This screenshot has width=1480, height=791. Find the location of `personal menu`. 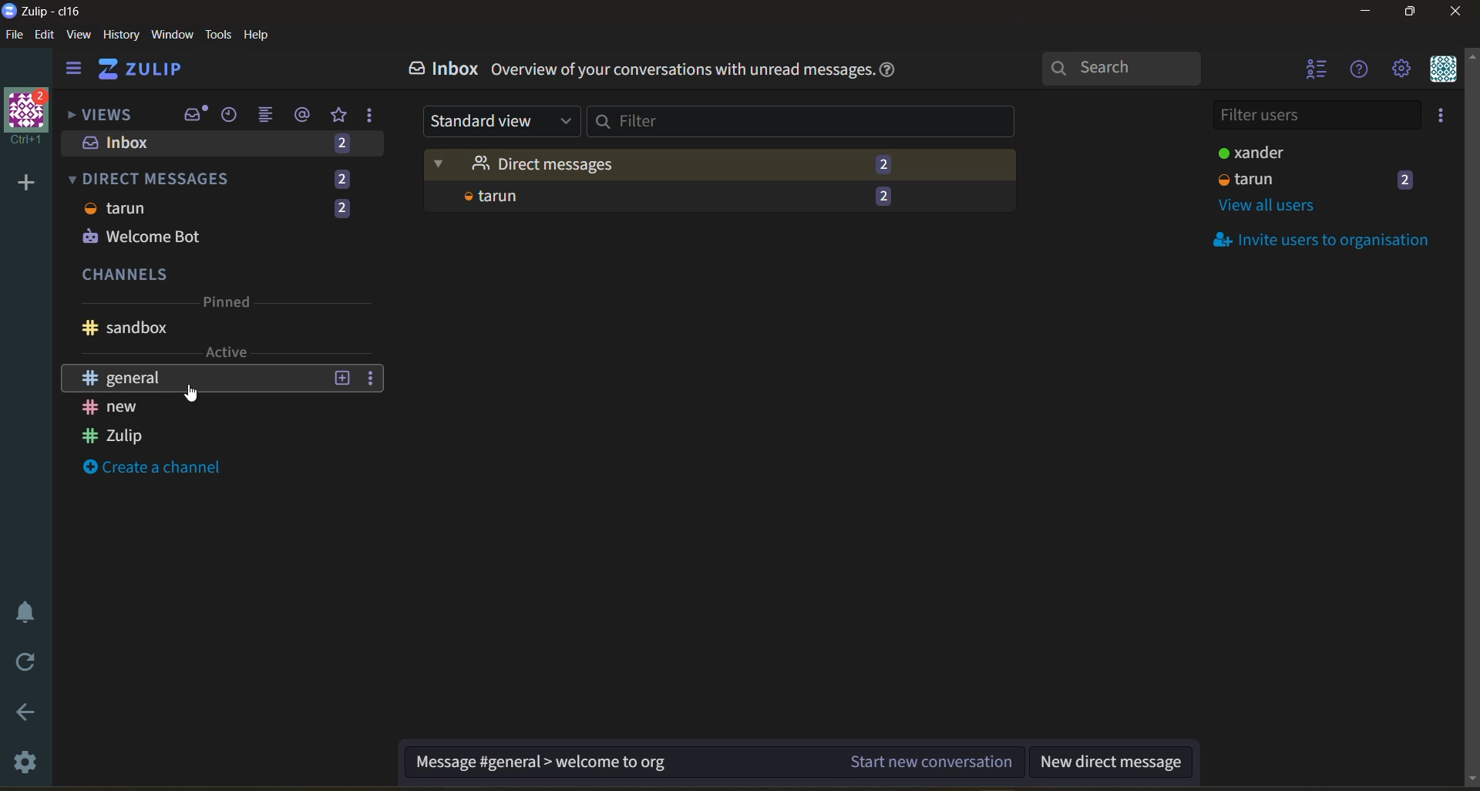

personal menu is located at coordinates (1441, 70).